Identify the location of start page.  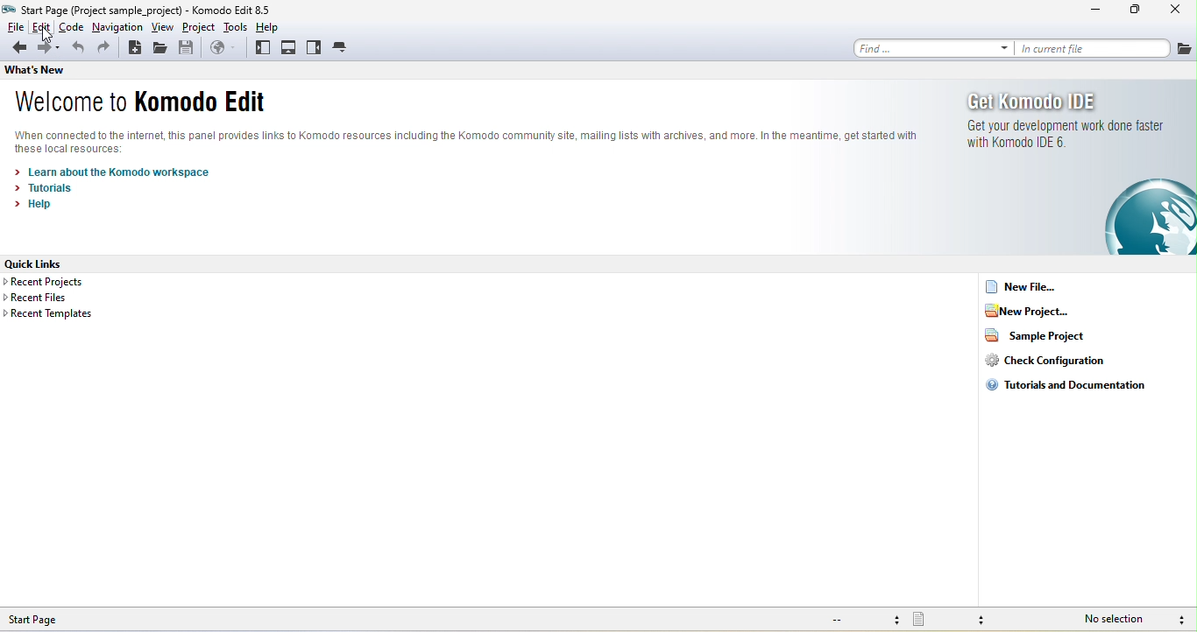
(58, 619).